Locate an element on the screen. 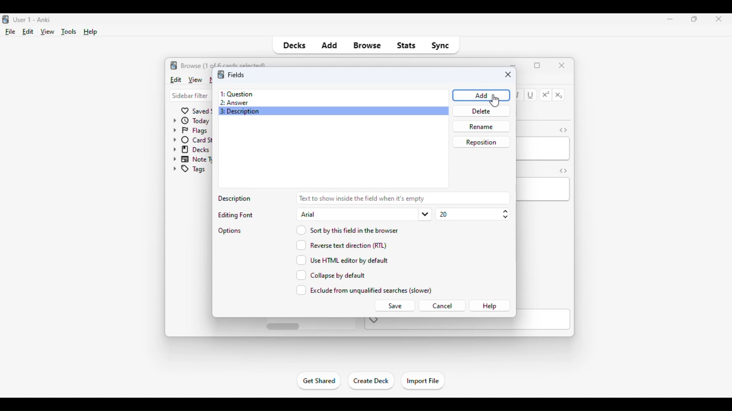  sync is located at coordinates (440, 46).